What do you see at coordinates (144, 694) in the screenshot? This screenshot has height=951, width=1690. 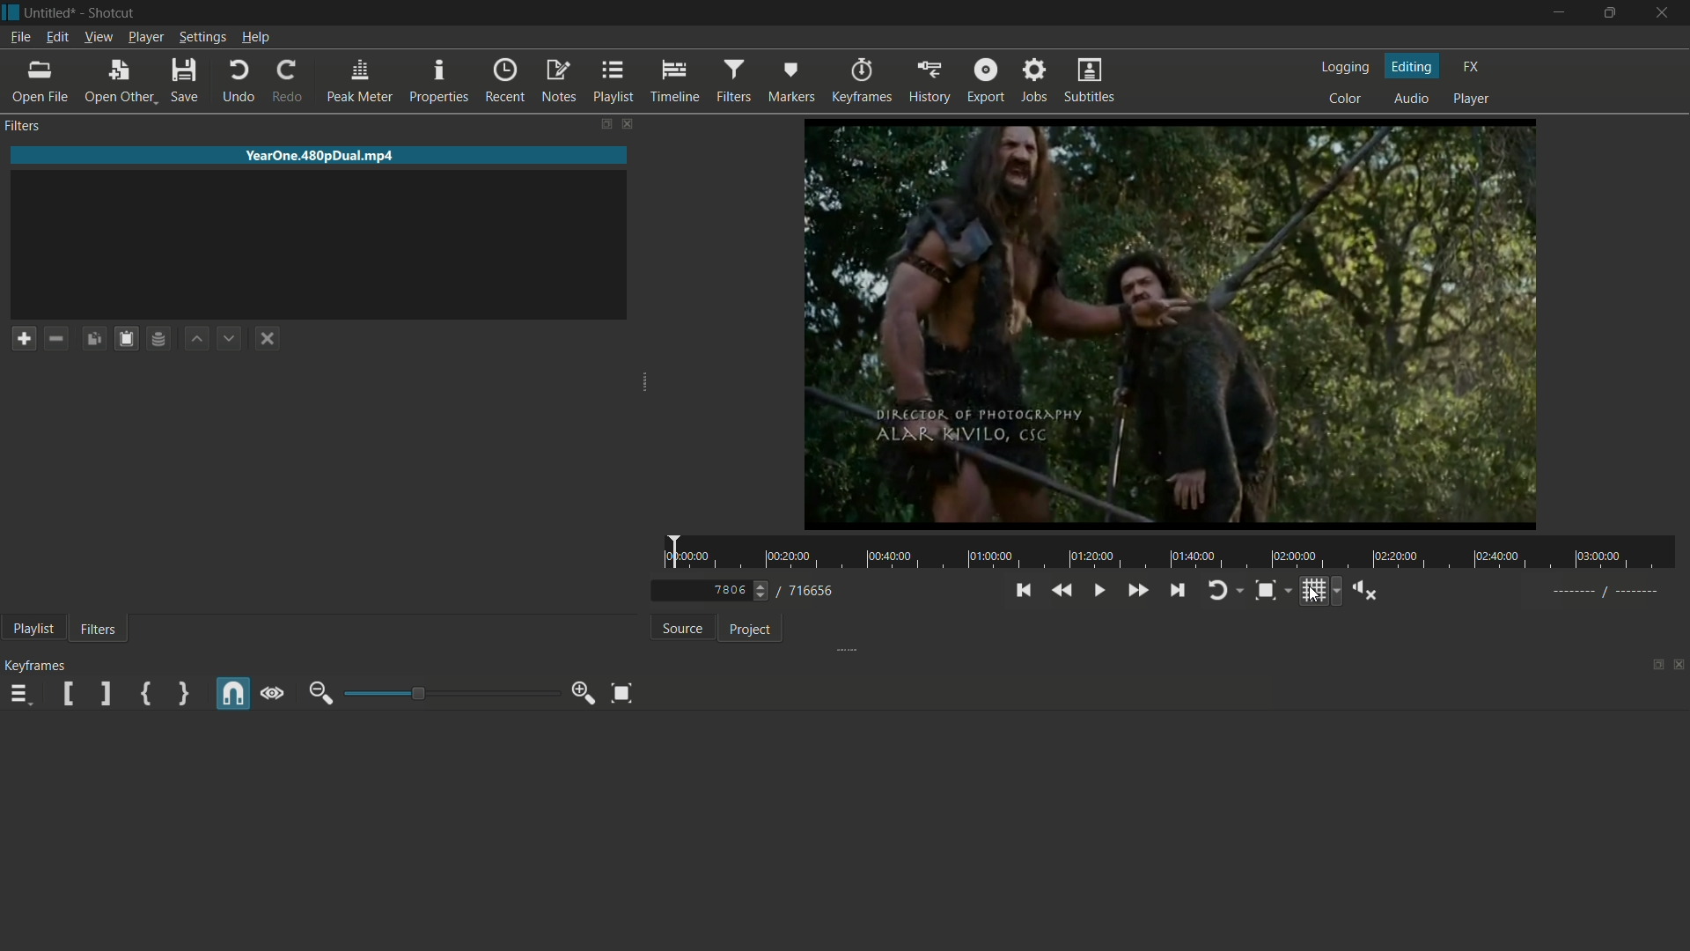 I see `set first simple keyframe` at bounding box center [144, 694].